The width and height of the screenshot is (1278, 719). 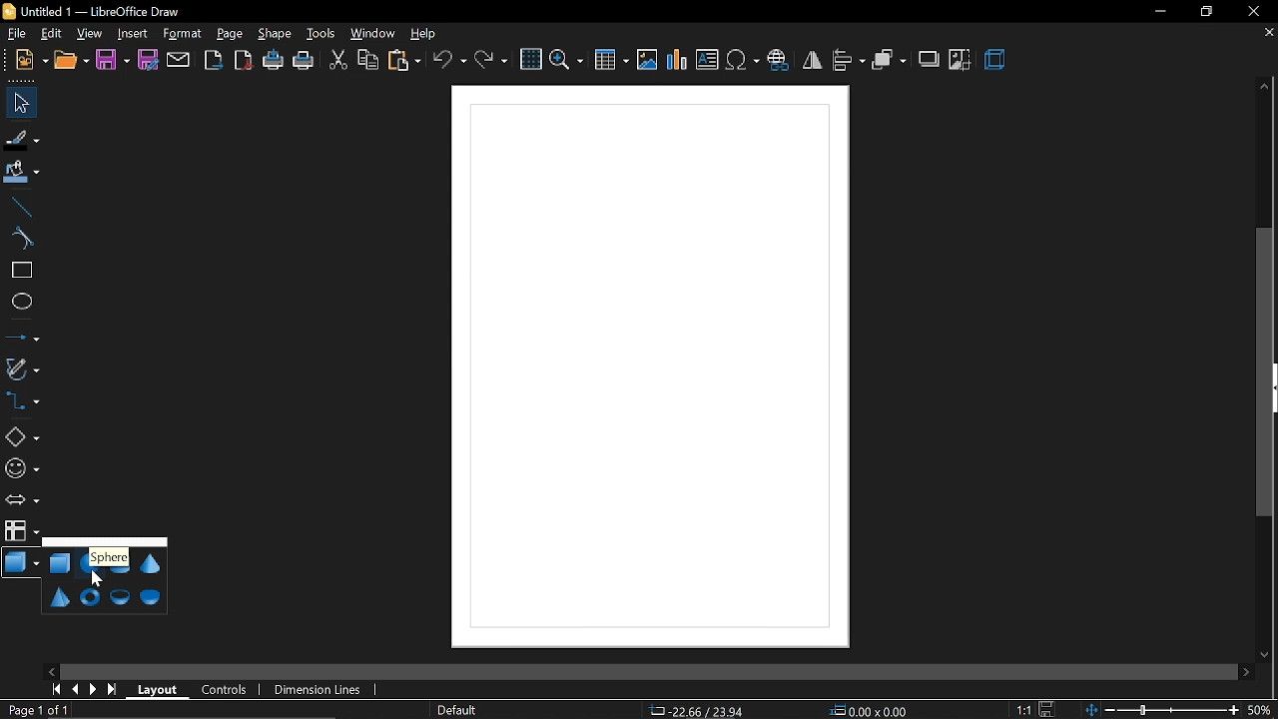 I want to click on torus, so click(x=90, y=596).